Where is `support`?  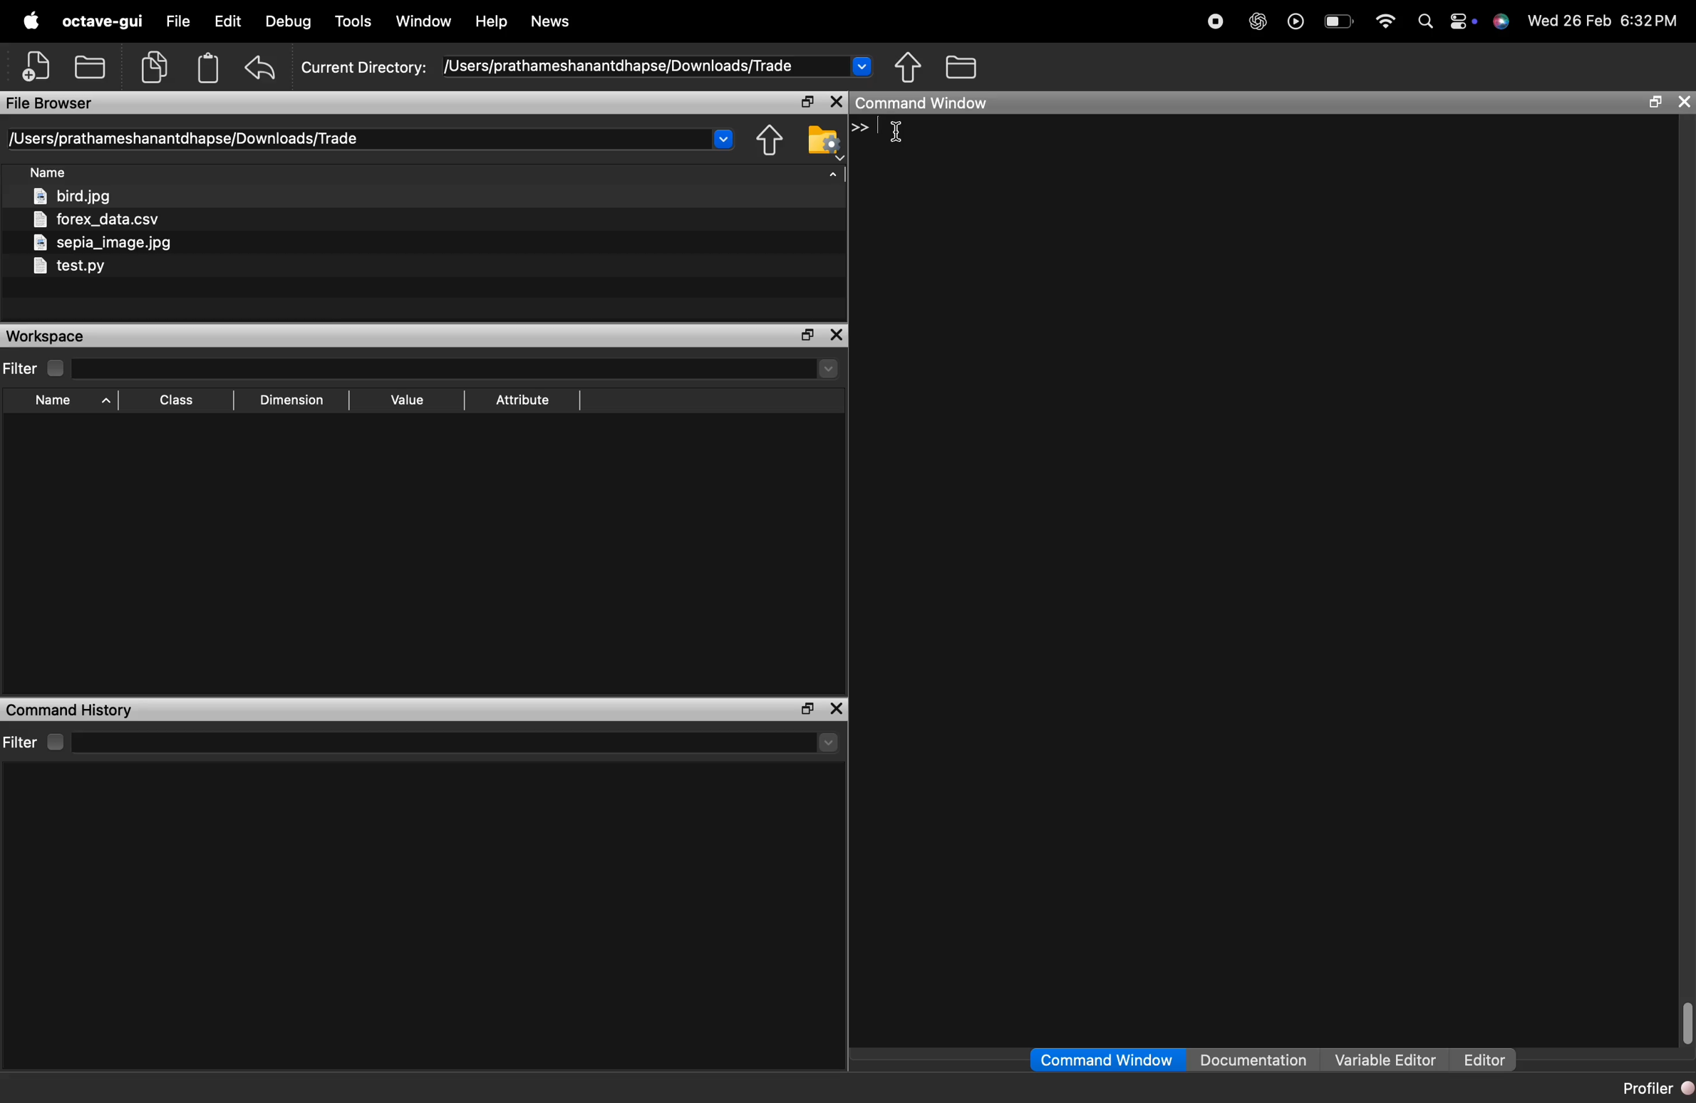
support is located at coordinates (1503, 22).